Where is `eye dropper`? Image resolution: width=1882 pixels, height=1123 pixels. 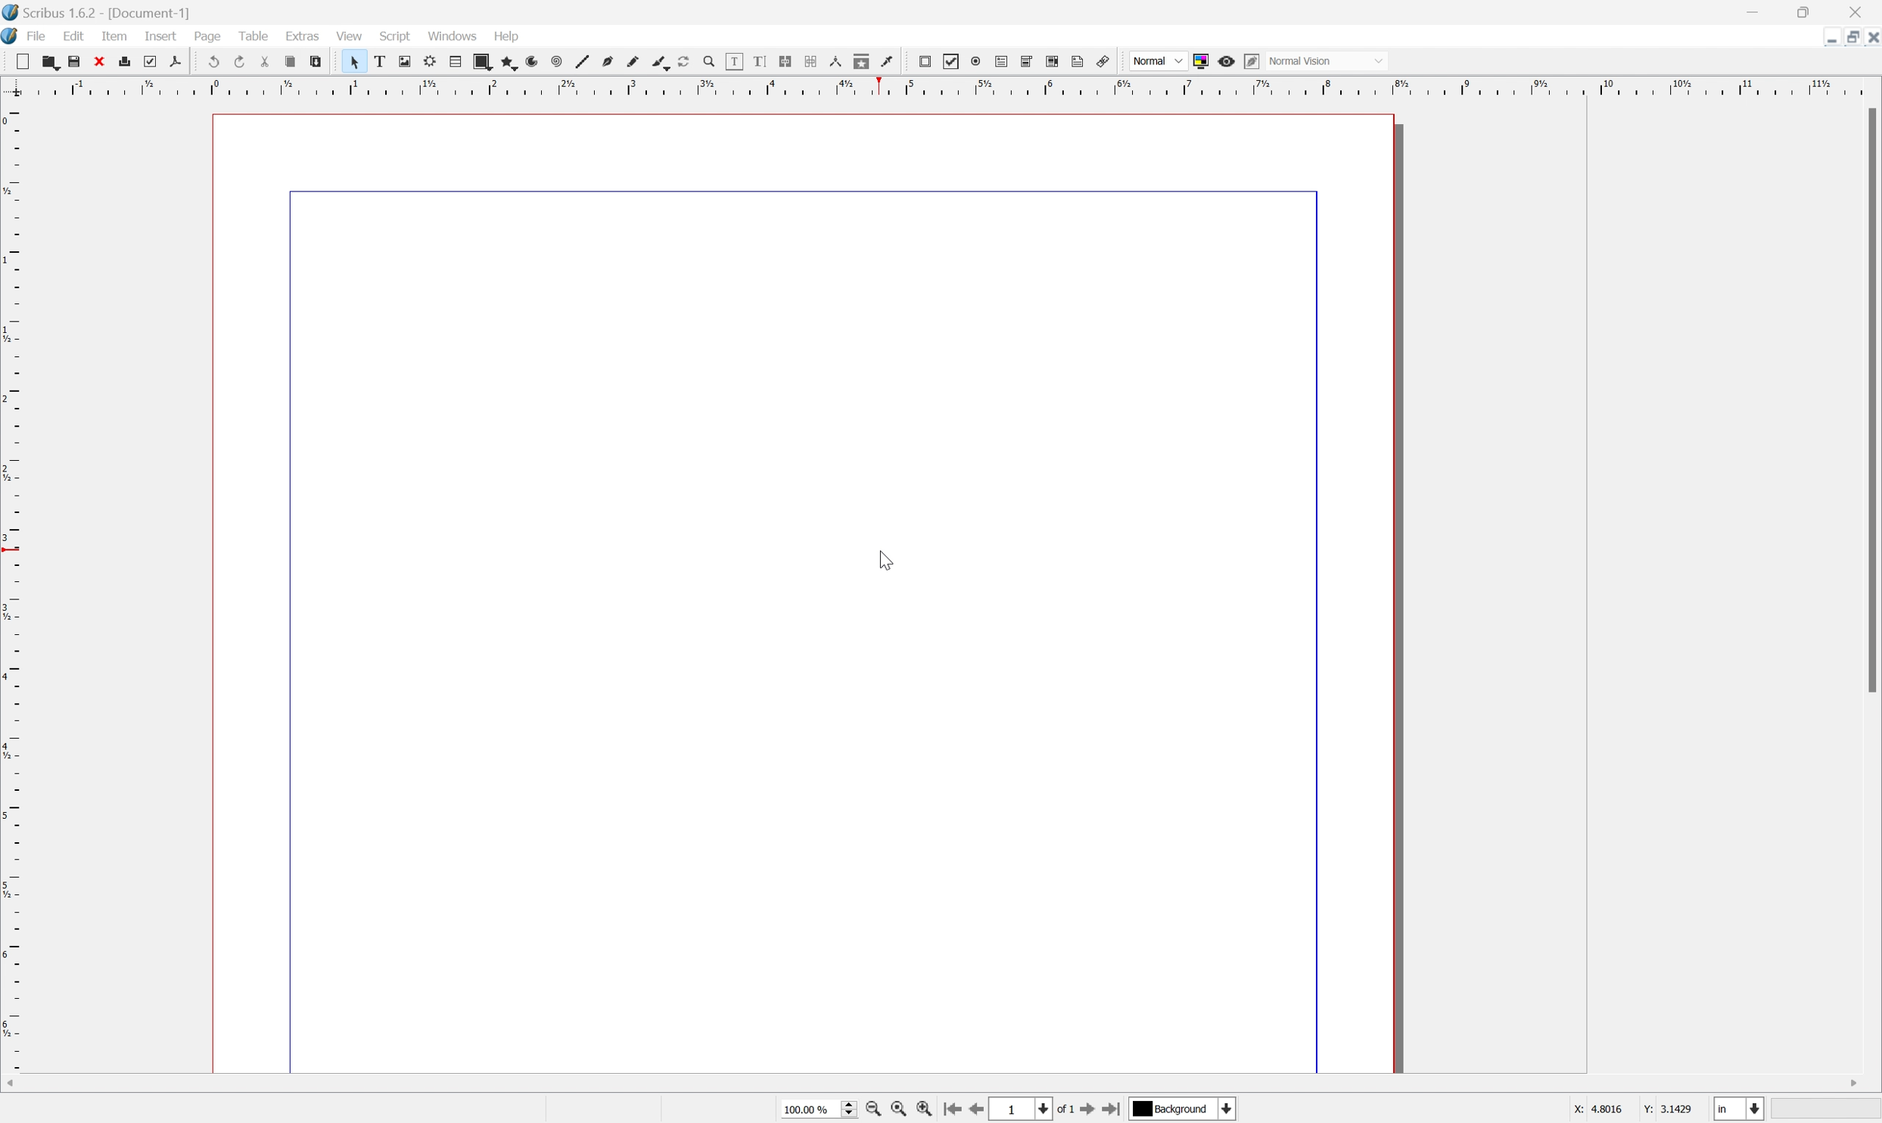
eye dropper is located at coordinates (888, 63).